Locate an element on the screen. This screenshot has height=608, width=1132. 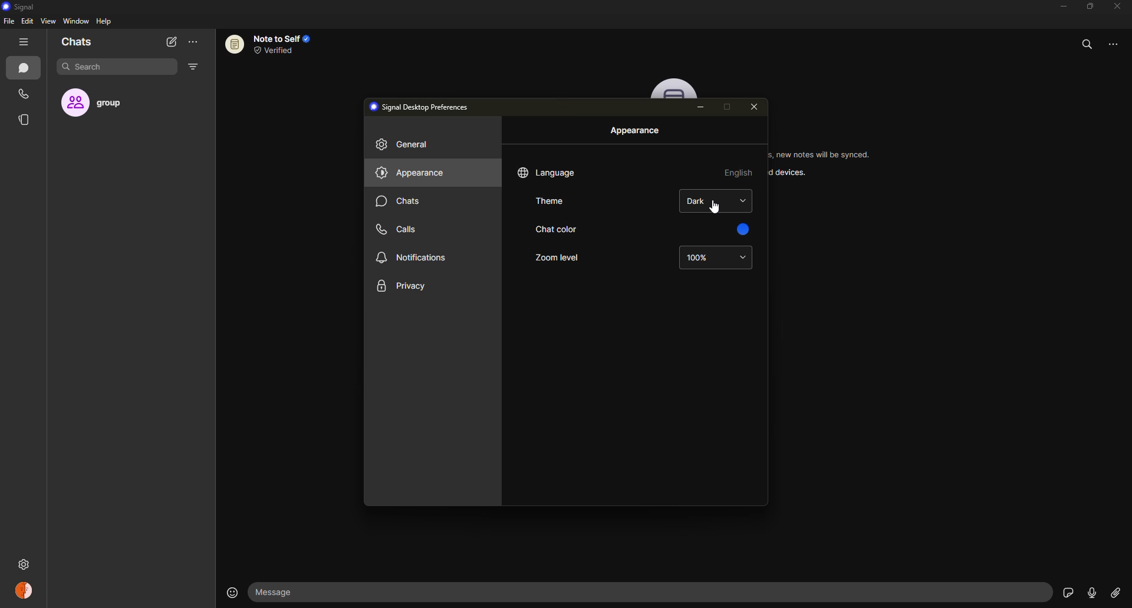
language is located at coordinates (548, 172).